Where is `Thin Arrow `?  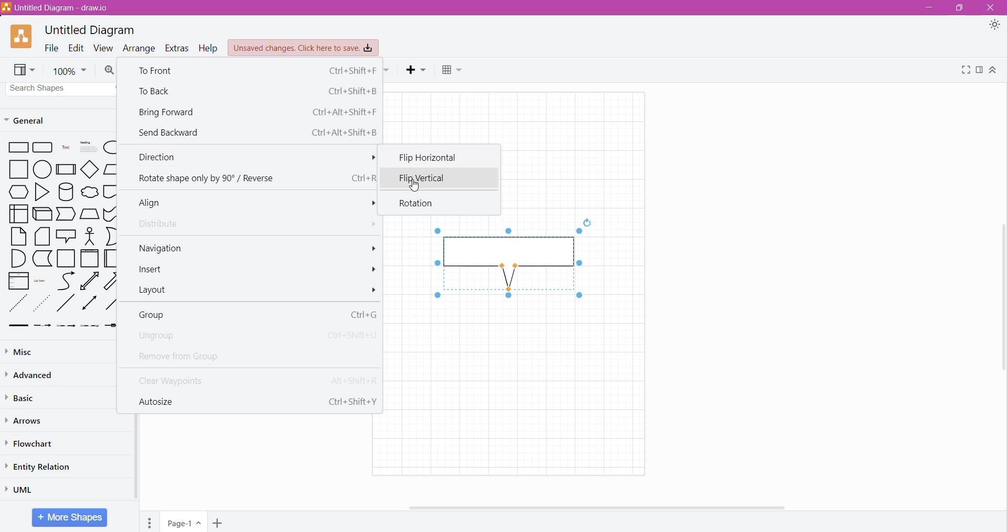 Thin Arrow  is located at coordinates (67, 326).